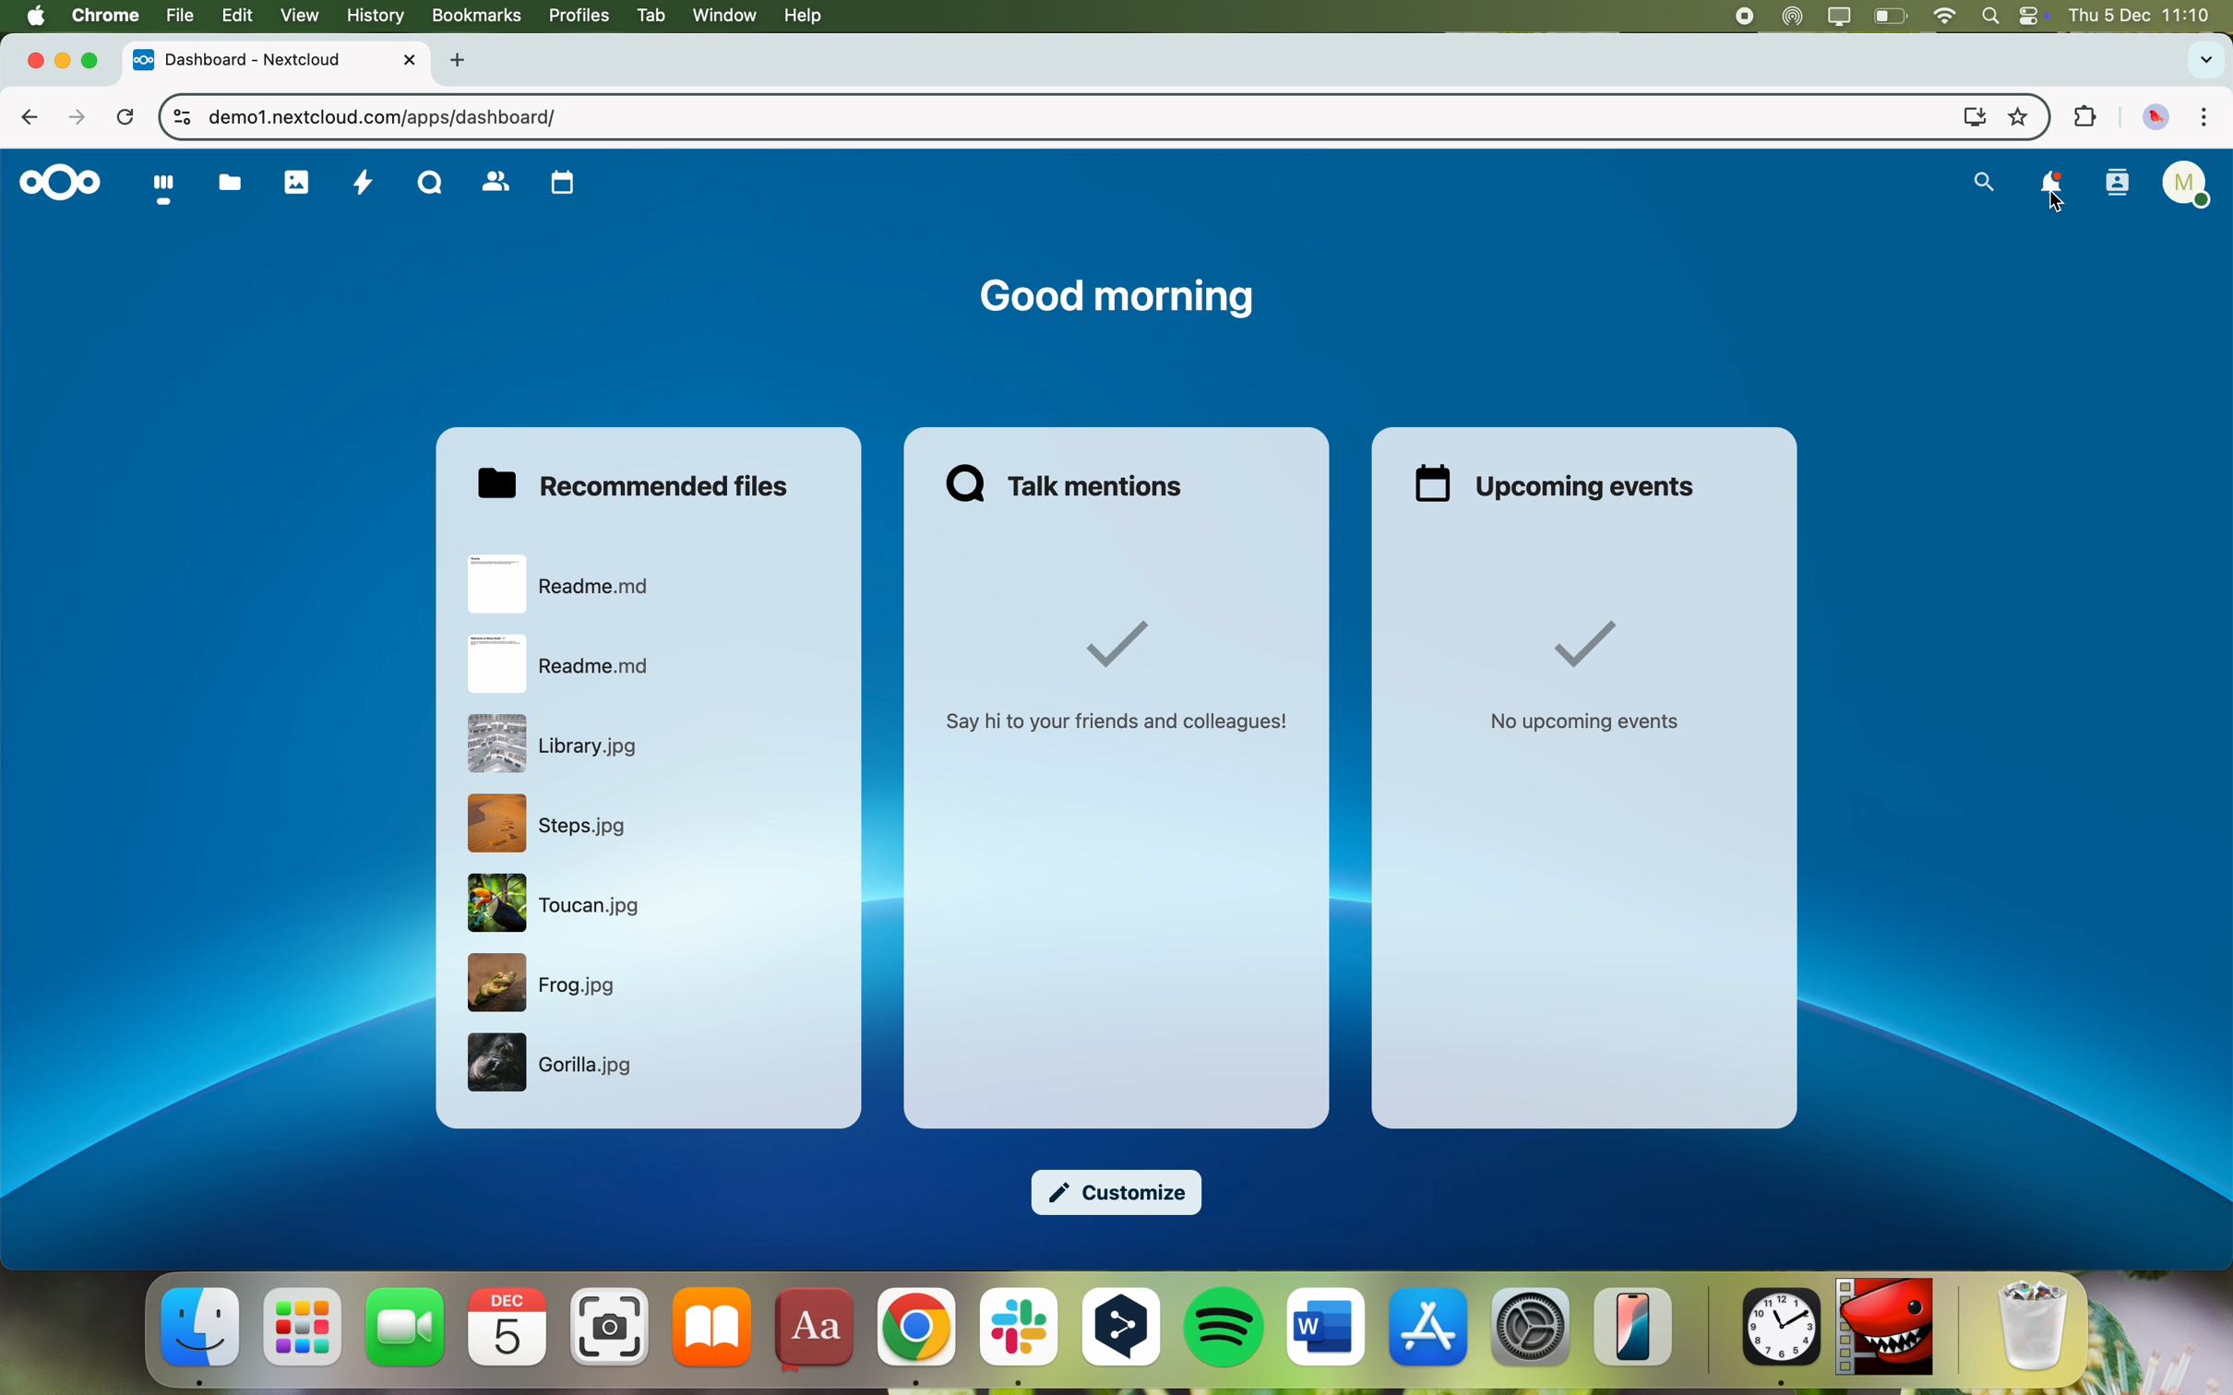  What do you see at coordinates (385, 116) in the screenshot?
I see `URL` at bounding box center [385, 116].